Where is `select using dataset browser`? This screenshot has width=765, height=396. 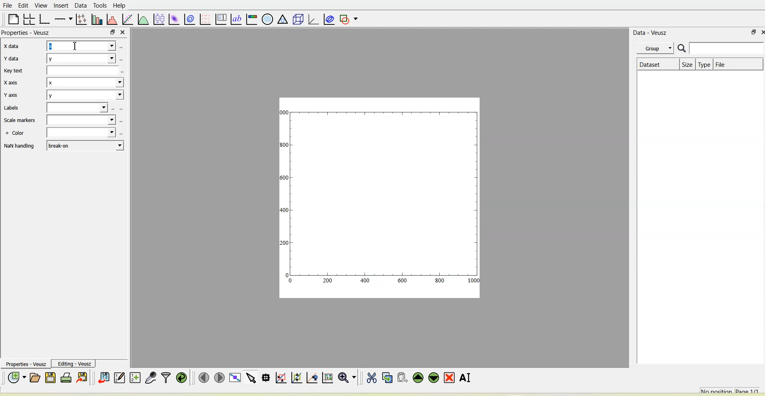 select using dataset browser is located at coordinates (122, 46).